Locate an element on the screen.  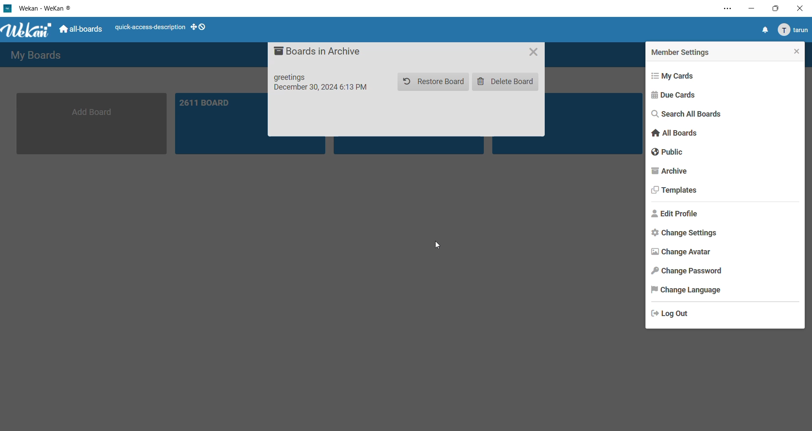
archive is located at coordinates (672, 172).